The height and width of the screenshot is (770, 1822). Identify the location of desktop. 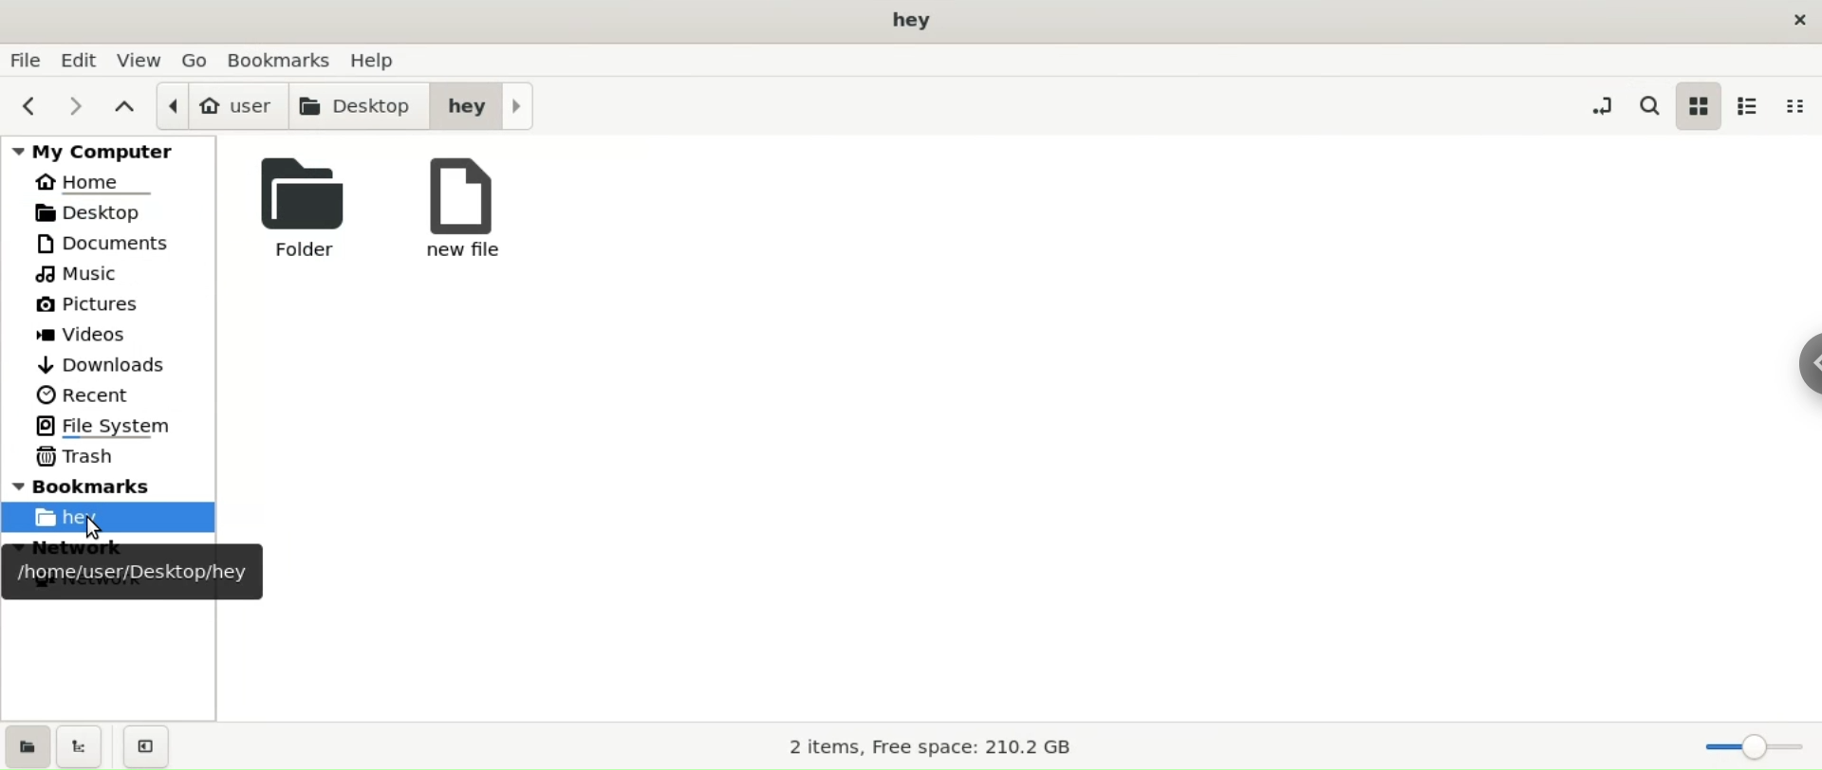
(360, 107).